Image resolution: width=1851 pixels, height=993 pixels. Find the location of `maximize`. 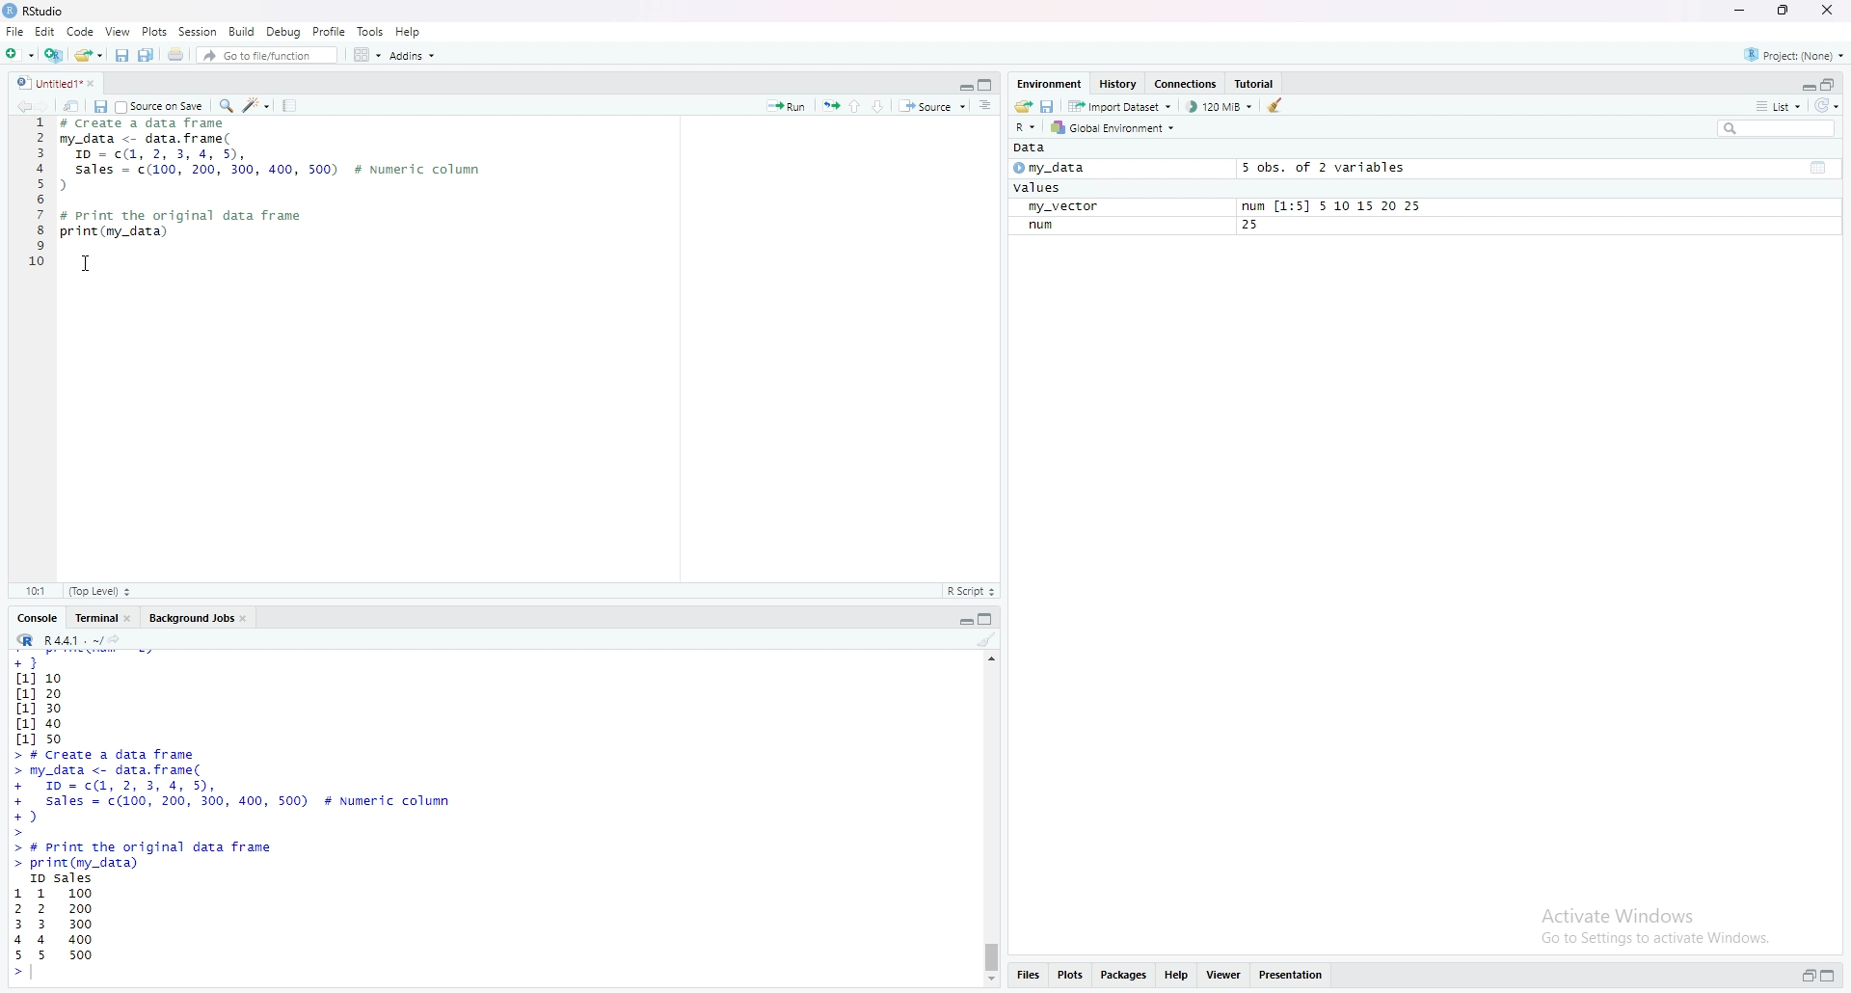

maximize is located at coordinates (985, 84).